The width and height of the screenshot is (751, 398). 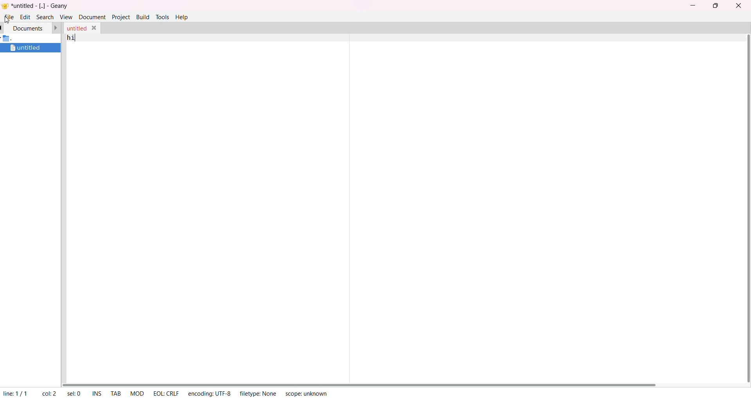 What do you see at coordinates (182, 18) in the screenshot?
I see `help` at bounding box center [182, 18].